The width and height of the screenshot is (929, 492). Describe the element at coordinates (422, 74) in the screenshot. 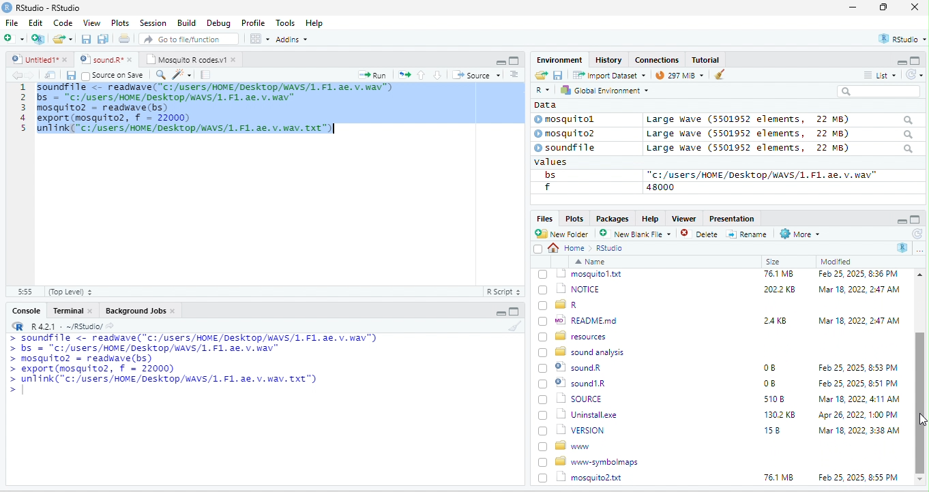

I see `up` at that location.